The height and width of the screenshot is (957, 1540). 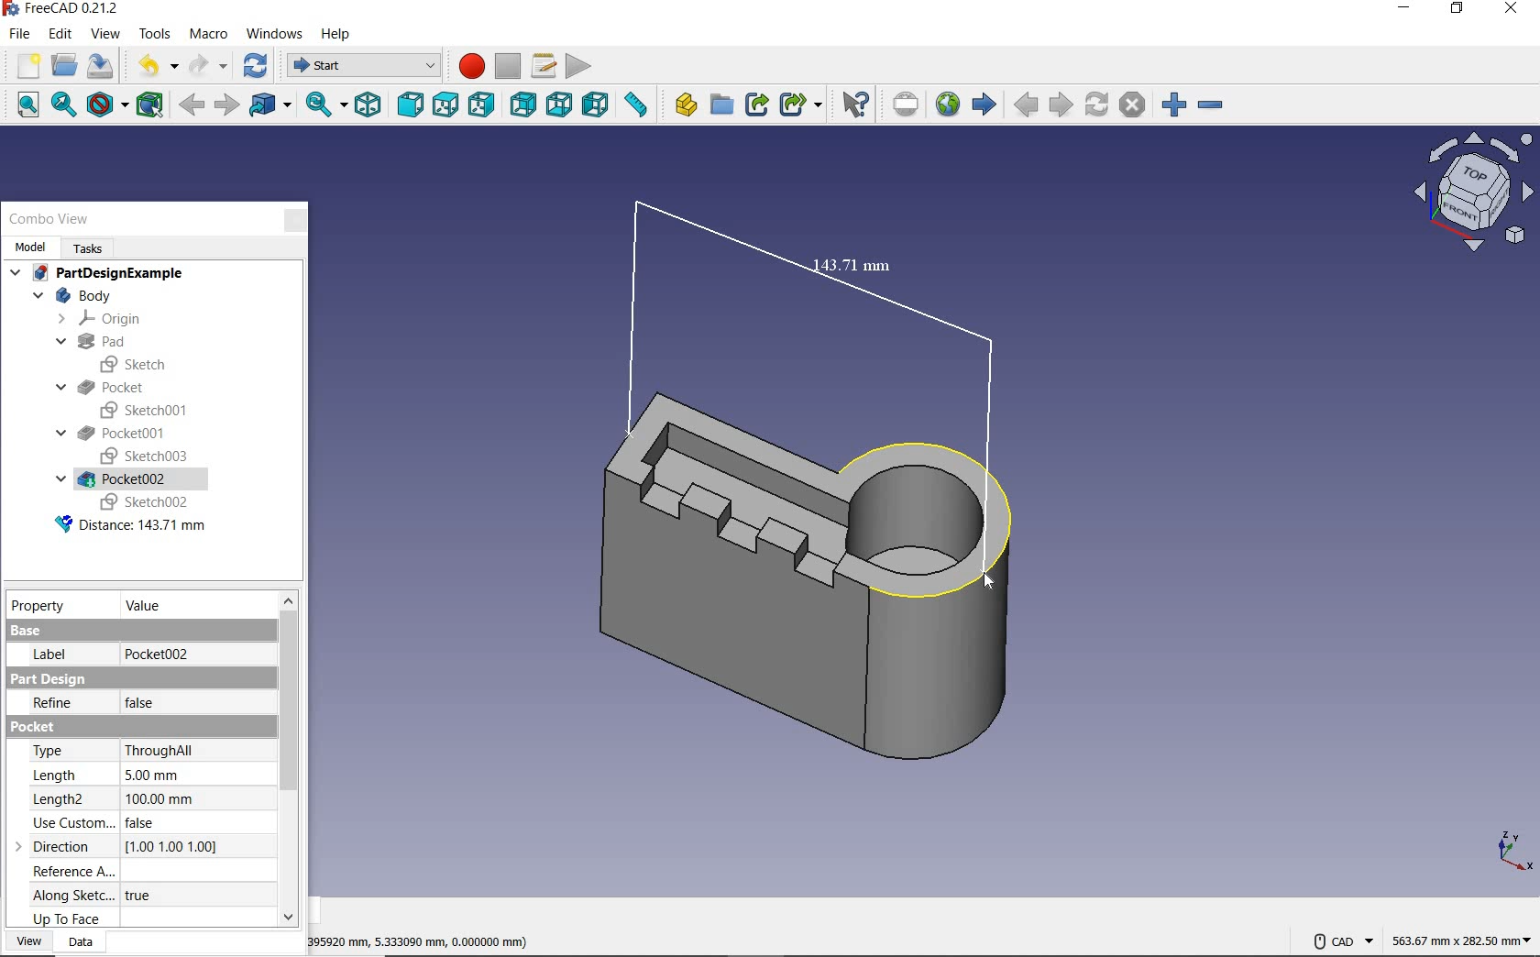 I want to click on pocket002, so click(x=158, y=656).